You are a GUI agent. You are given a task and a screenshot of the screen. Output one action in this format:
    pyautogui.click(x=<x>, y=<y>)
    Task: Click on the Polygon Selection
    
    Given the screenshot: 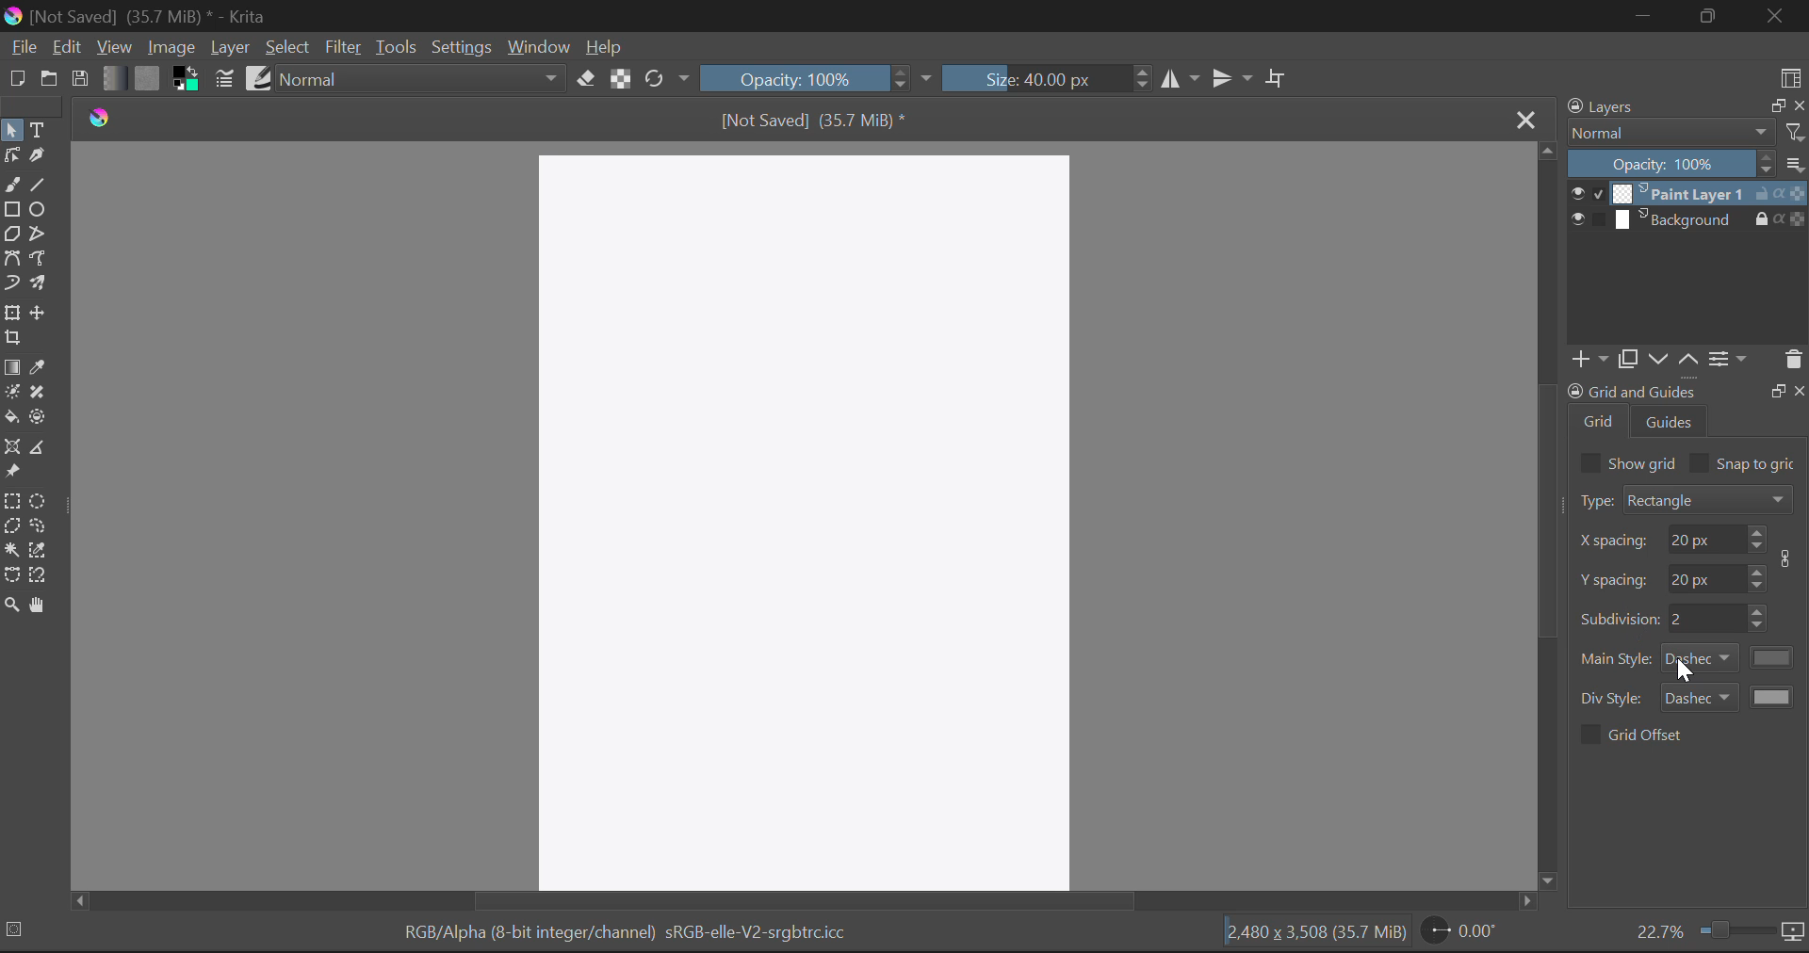 What is the action you would take?
    pyautogui.click(x=11, y=528)
    